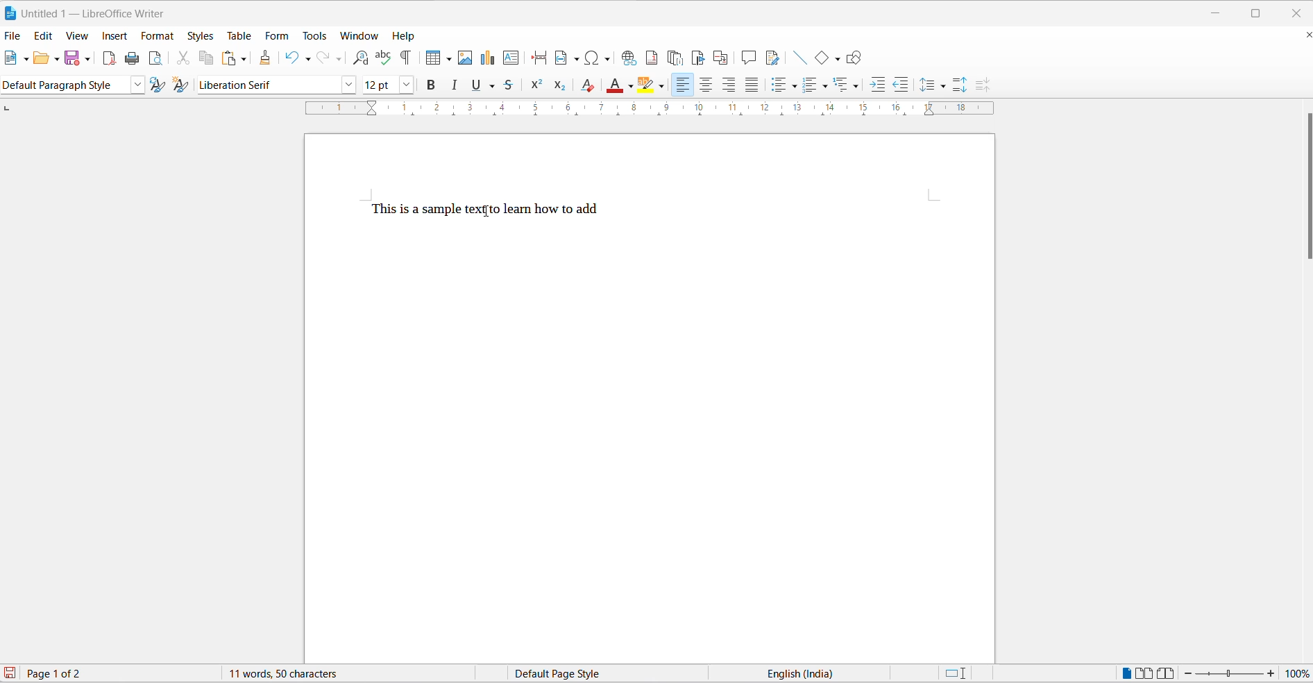 The height and width of the screenshot is (683, 1313). What do you see at coordinates (486, 210) in the screenshot?
I see `cursor` at bounding box center [486, 210].